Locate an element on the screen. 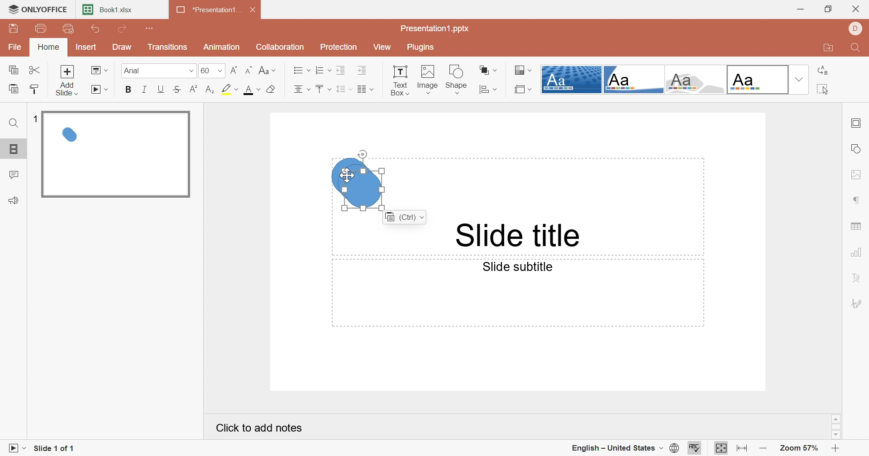 This screenshot has width=869, height=456. Chart settings is located at coordinates (858, 253).